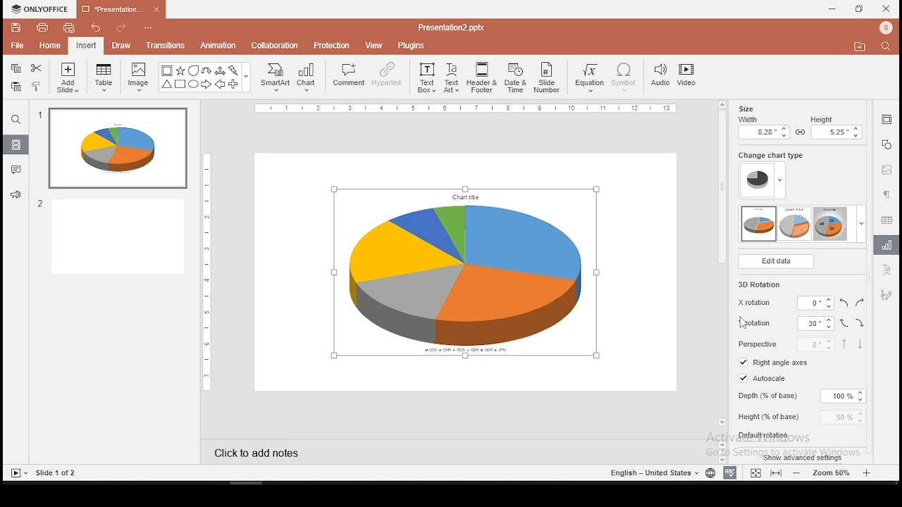 The width and height of the screenshot is (902, 507). I want to click on style 1, so click(759, 224).